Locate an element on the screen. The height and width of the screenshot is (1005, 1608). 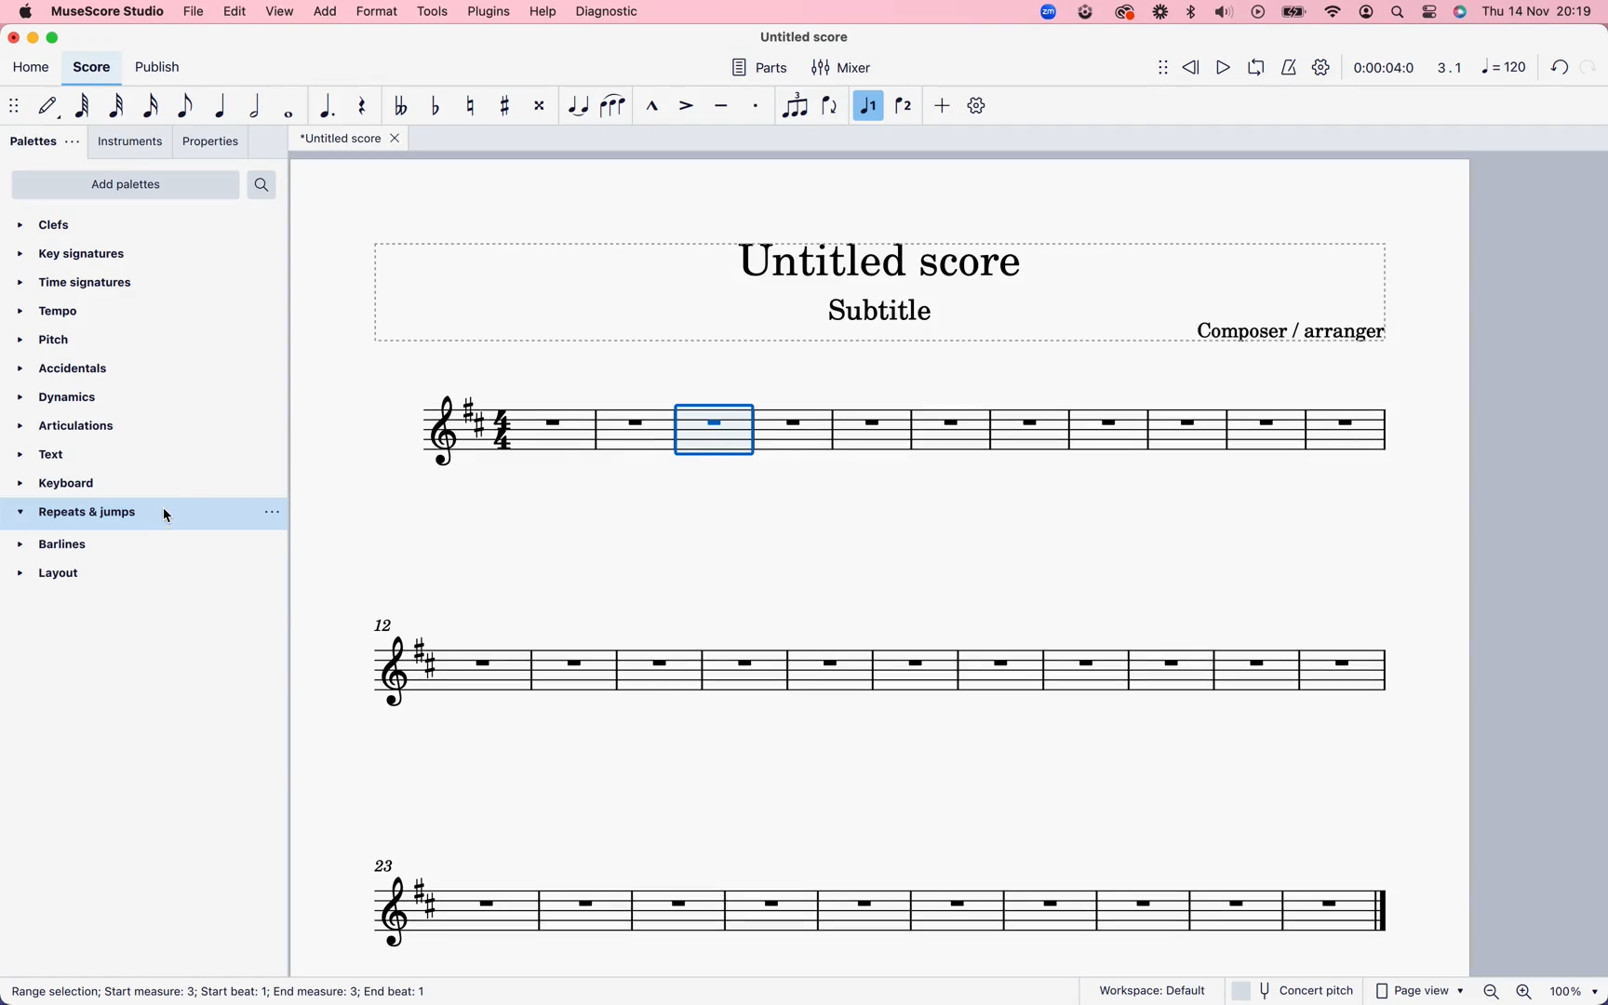
pallets is located at coordinates (46, 141).